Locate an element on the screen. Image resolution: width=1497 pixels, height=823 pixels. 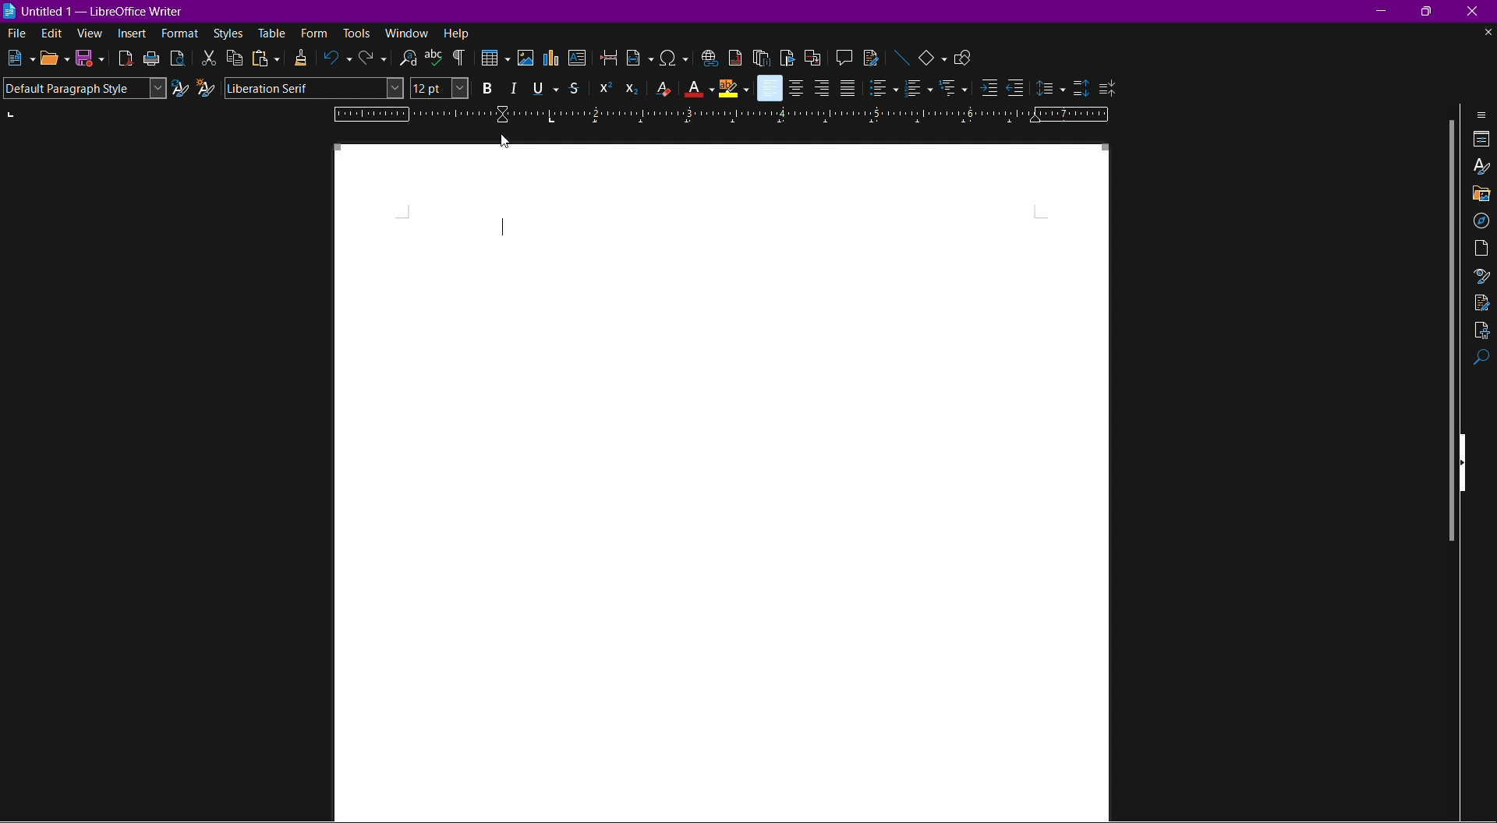
window is located at coordinates (409, 33).